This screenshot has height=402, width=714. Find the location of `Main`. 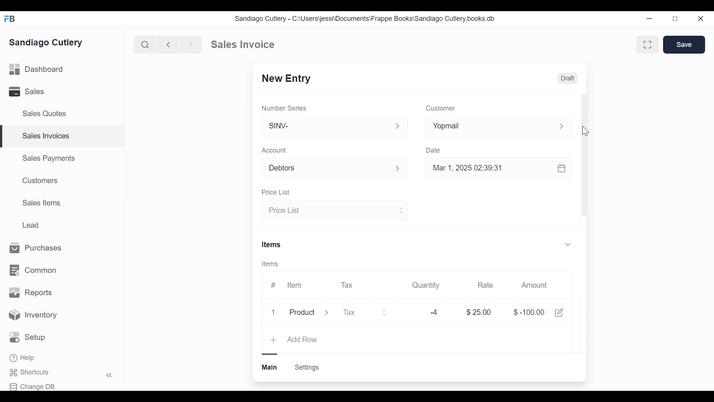

Main is located at coordinates (270, 367).